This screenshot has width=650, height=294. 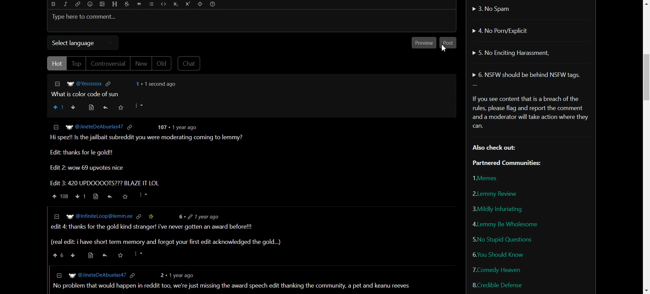 I want to click on No Spam, so click(x=492, y=8).